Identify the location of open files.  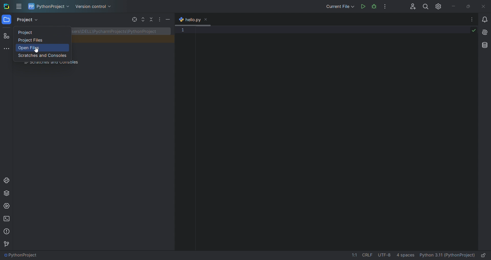
(41, 48).